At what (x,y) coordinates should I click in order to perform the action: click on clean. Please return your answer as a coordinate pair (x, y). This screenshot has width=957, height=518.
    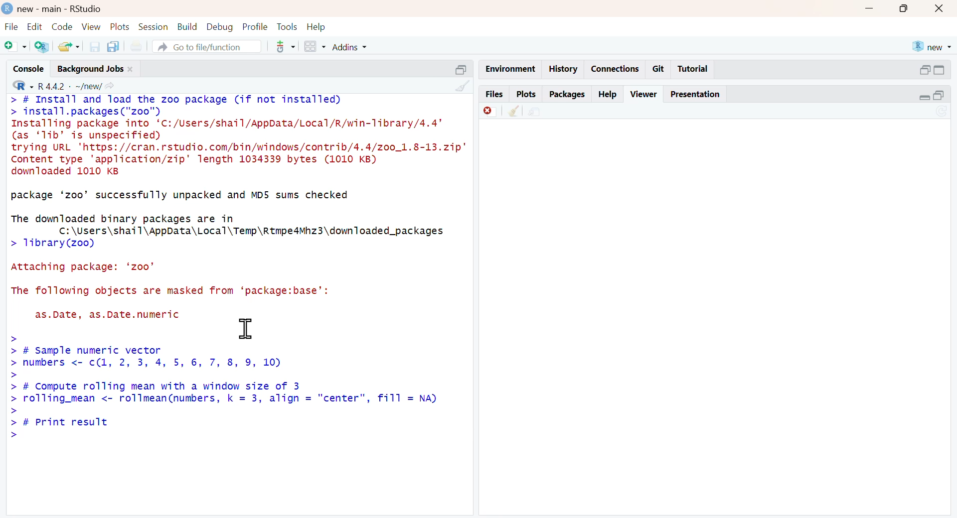
    Looking at the image, I should click on (463, 85).